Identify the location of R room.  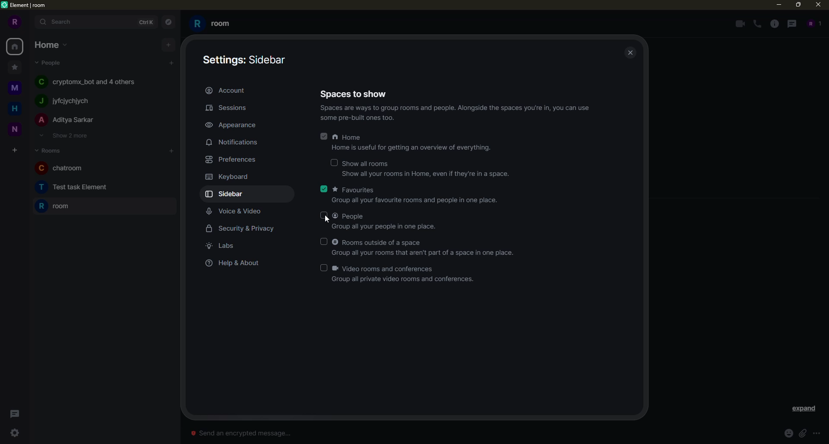
(219, 22).